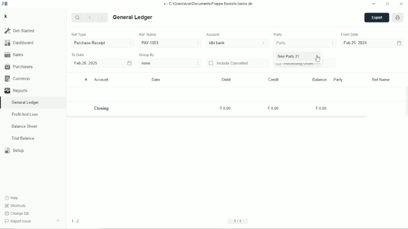 Image resolution: width=408 pixels, height=229 pixels. Describe the element at coordinates (217, 117) in the screenshot. I see `Horizontal scrollbar` at that location.